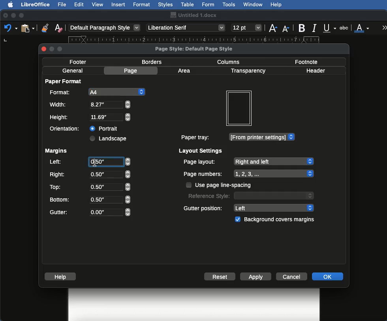  I want to click on Apply, so click(256, 277).